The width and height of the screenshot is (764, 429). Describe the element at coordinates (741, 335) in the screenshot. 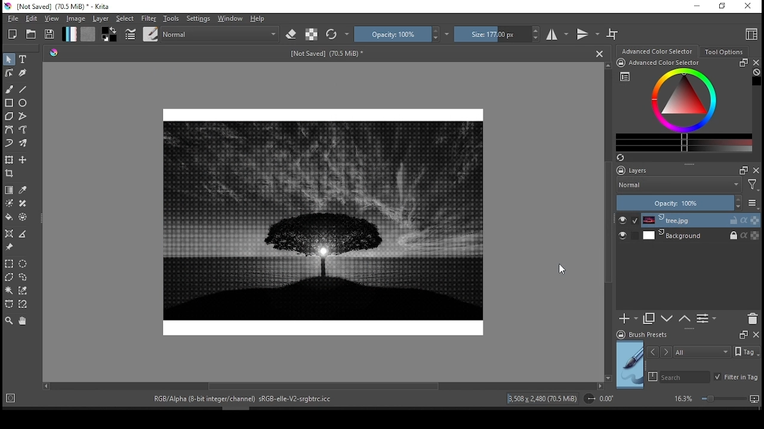

I see `Frame` at that location.